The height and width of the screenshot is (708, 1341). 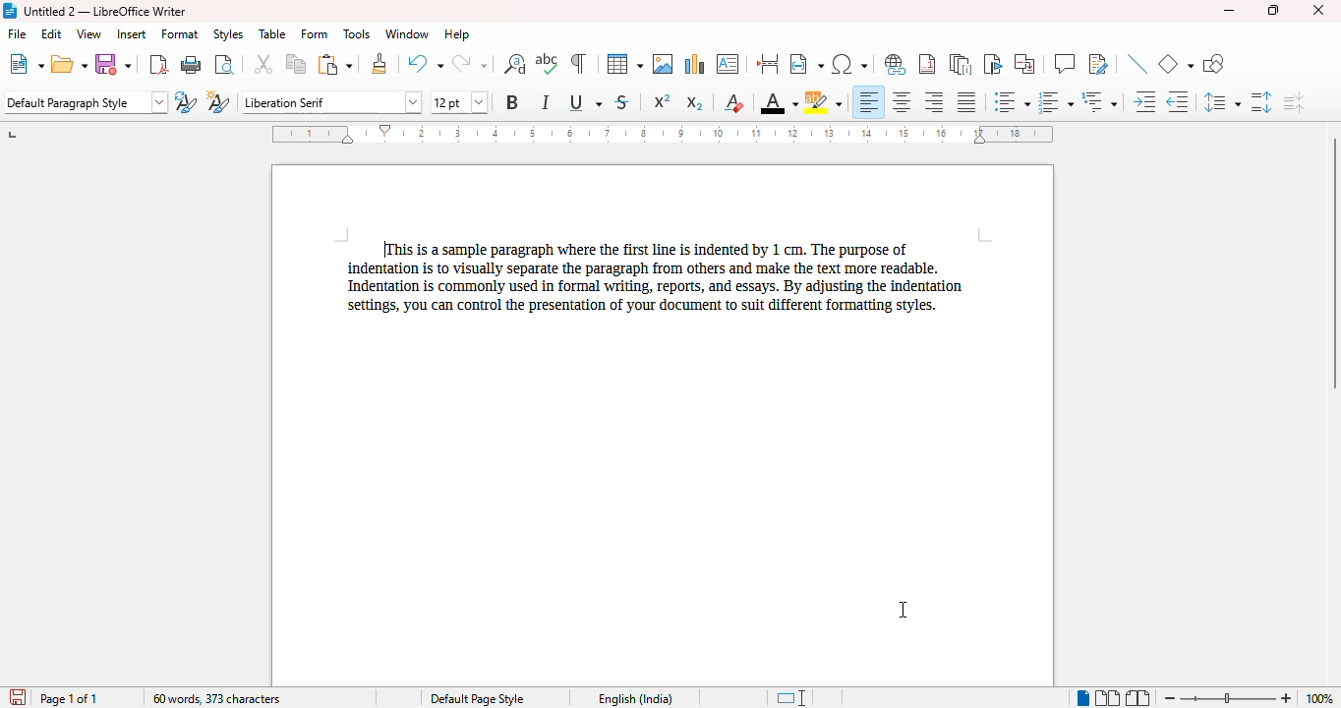 I want to click on table, so click(x=272, y=34).